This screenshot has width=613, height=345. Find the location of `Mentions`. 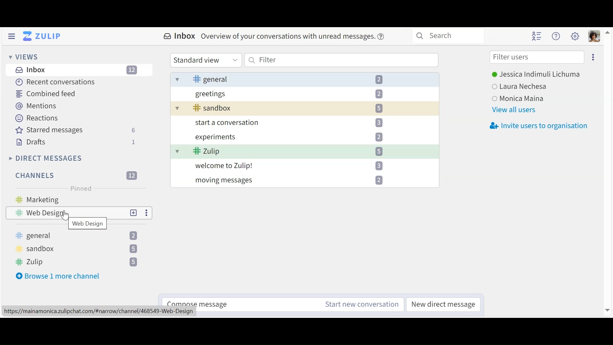

Mentions is located at coordinates (35, 106).